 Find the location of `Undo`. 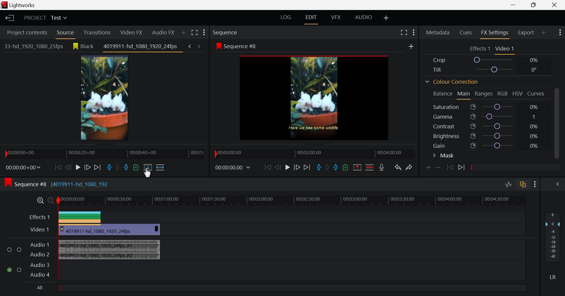

Undo is located at coordinates (398, 168).